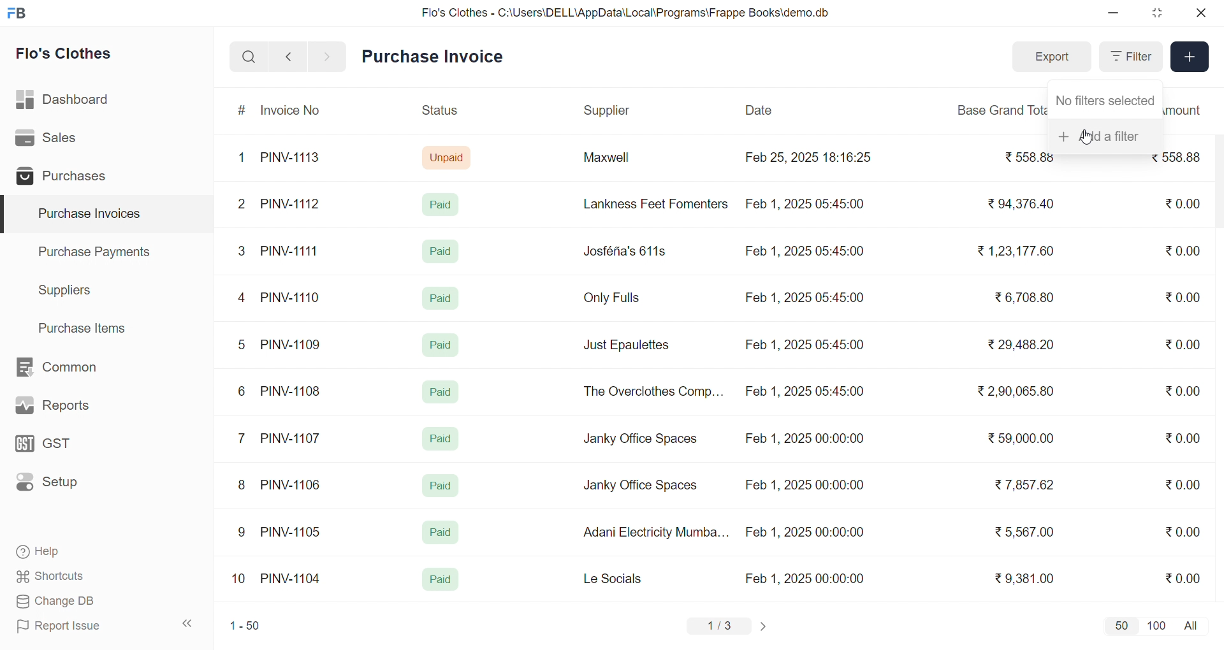 The width and height of the screenshot is (1224, 650). Describe the element at coordinates (66, 486) in the screenshot. I see `Setup` at that location.